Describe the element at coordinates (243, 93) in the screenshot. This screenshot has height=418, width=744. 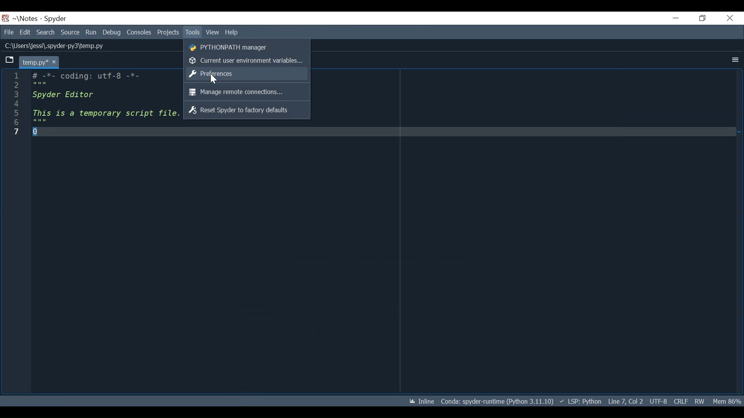
I see `Manage remote connections` at that location.